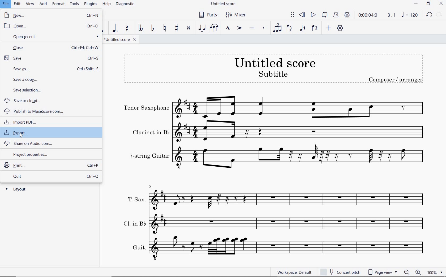 The image size is (446, 277). Describe the element at coordinates (51, 26) in the screenshot. I see `open` at that location.